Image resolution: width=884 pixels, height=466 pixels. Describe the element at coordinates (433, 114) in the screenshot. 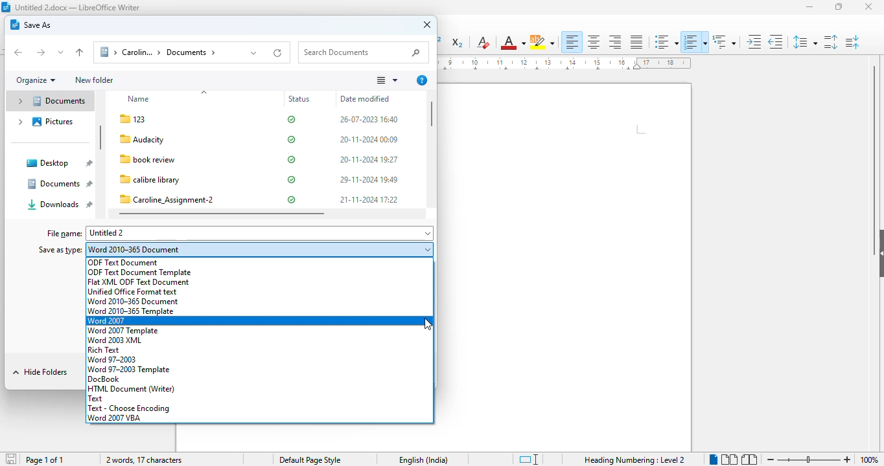

I see `vertical scroll bar` at that location.